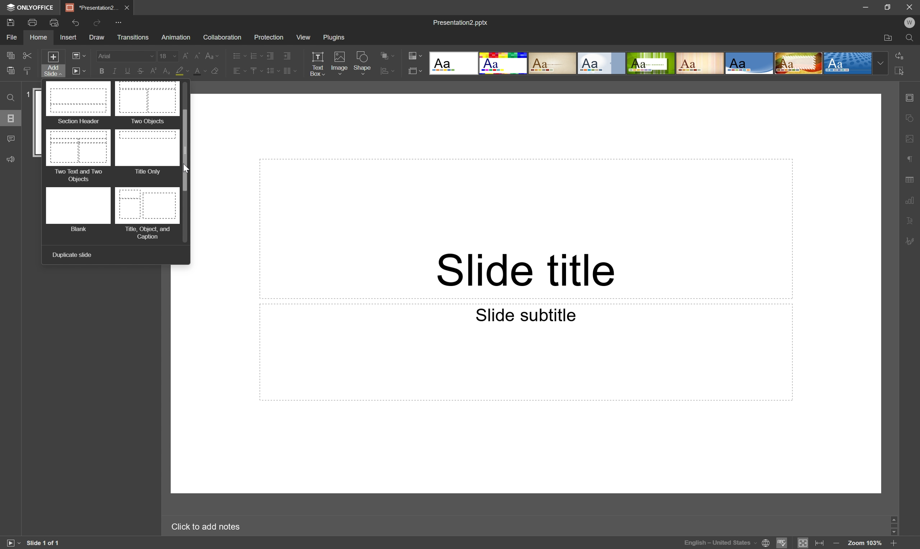  I want to click on Feedback & Support, so click(11, 158).